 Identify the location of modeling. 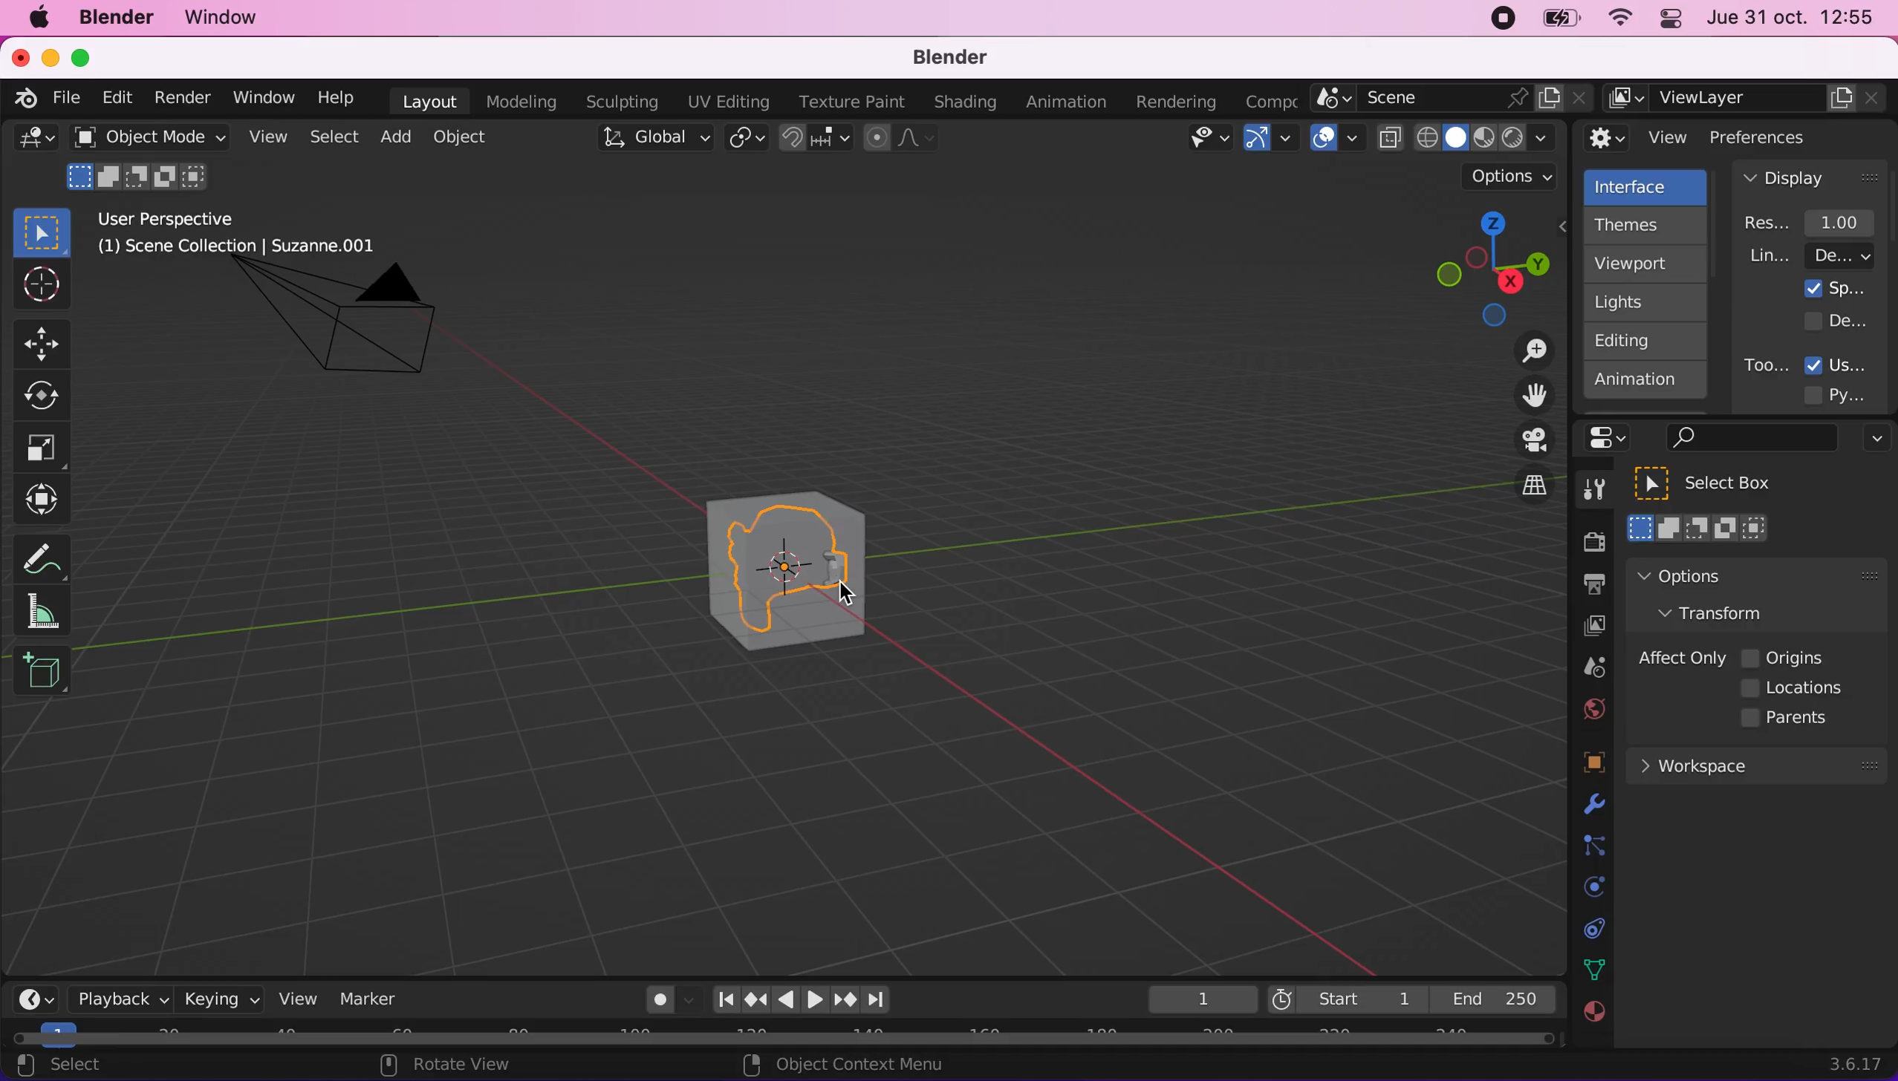
(519, 102).